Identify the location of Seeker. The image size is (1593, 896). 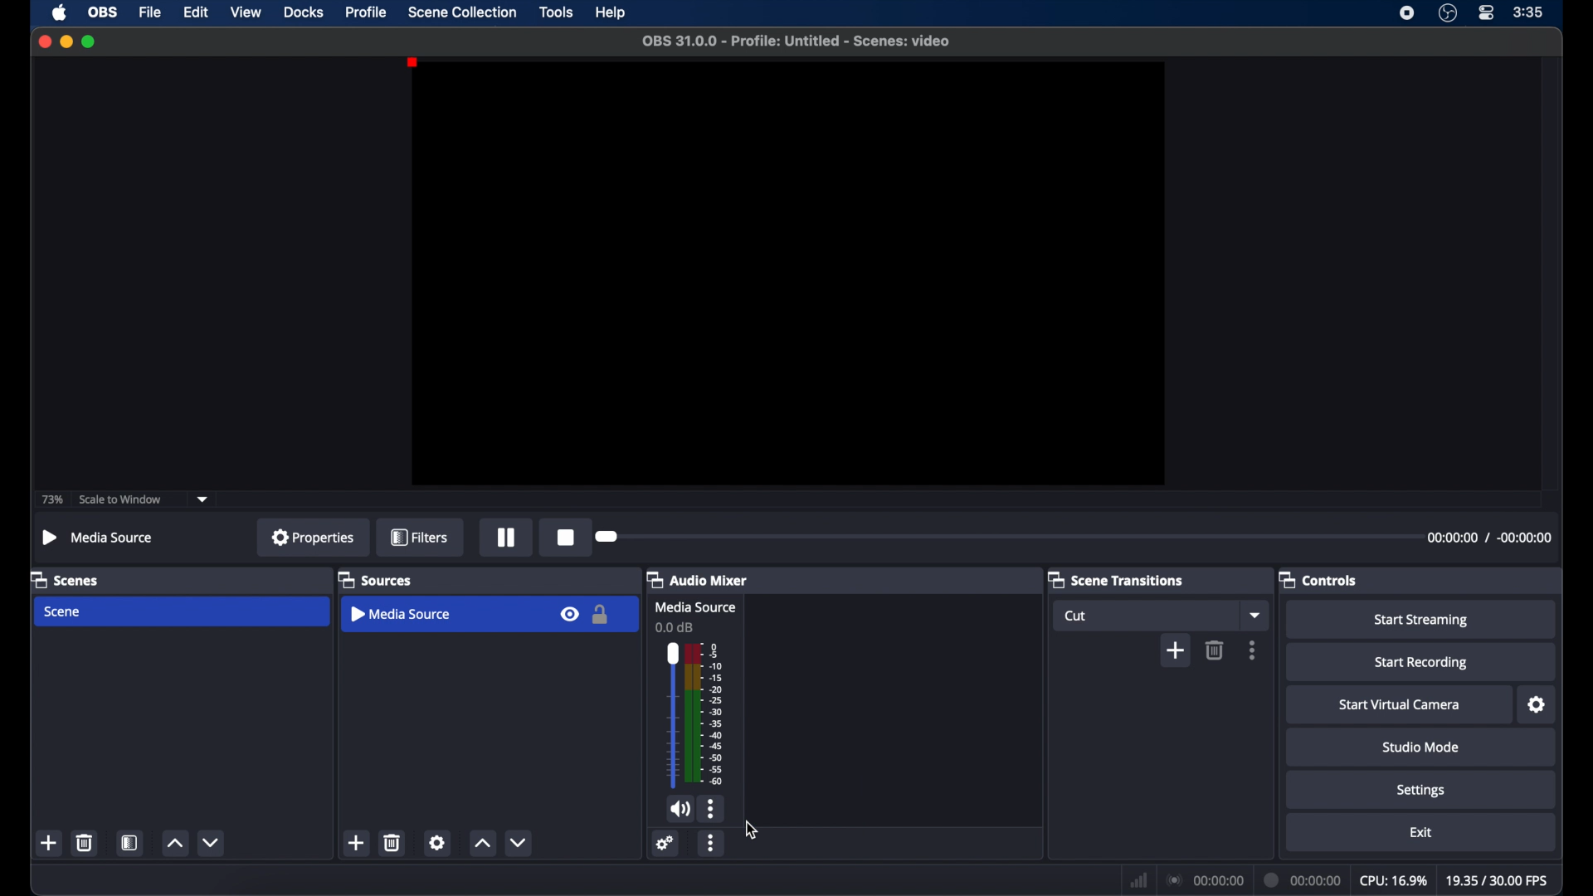
(614, 535).